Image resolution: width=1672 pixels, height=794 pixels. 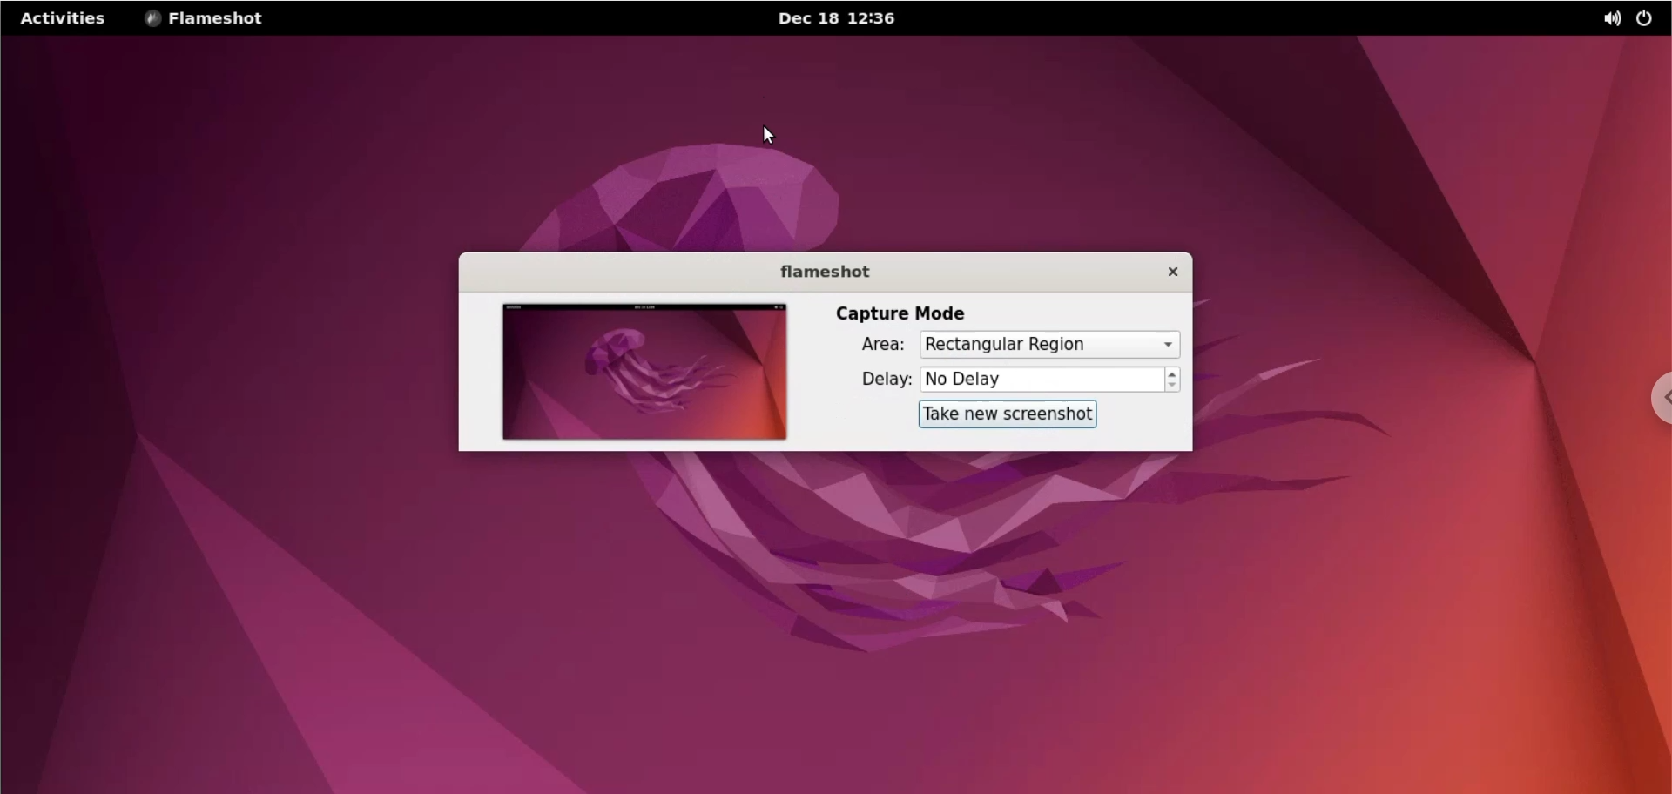 I want to click on delay label, so click(x=886, y=378).